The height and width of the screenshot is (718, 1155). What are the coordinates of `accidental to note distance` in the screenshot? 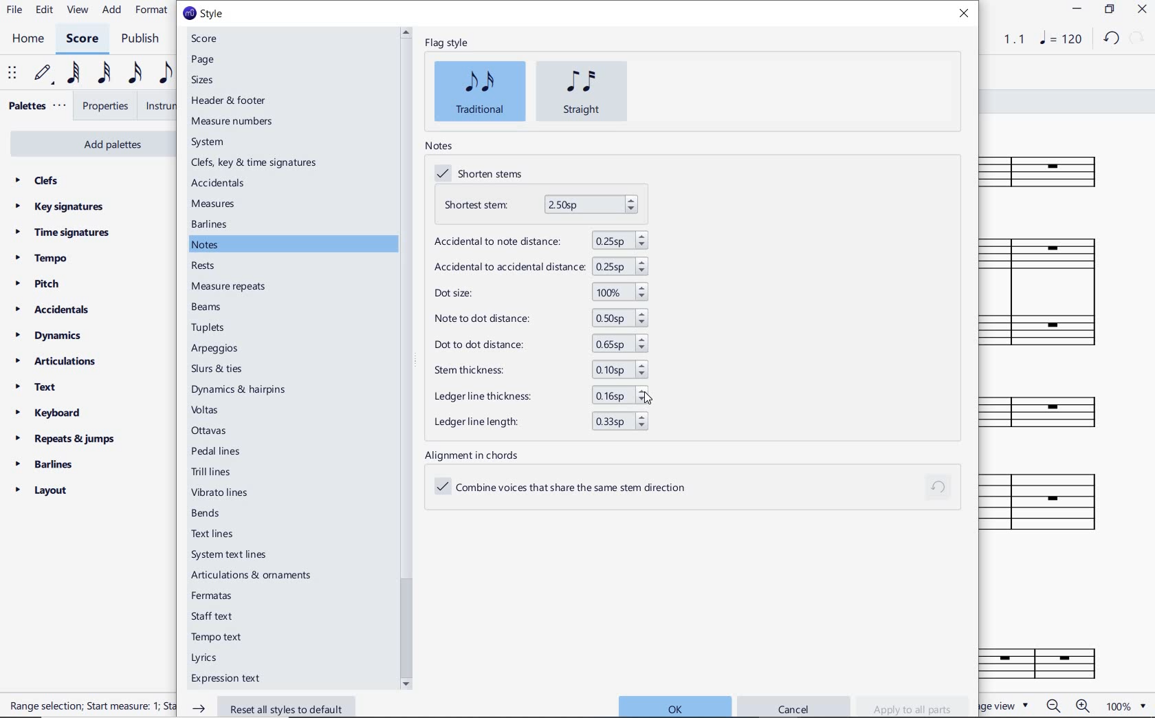 It's located at (538, 239).